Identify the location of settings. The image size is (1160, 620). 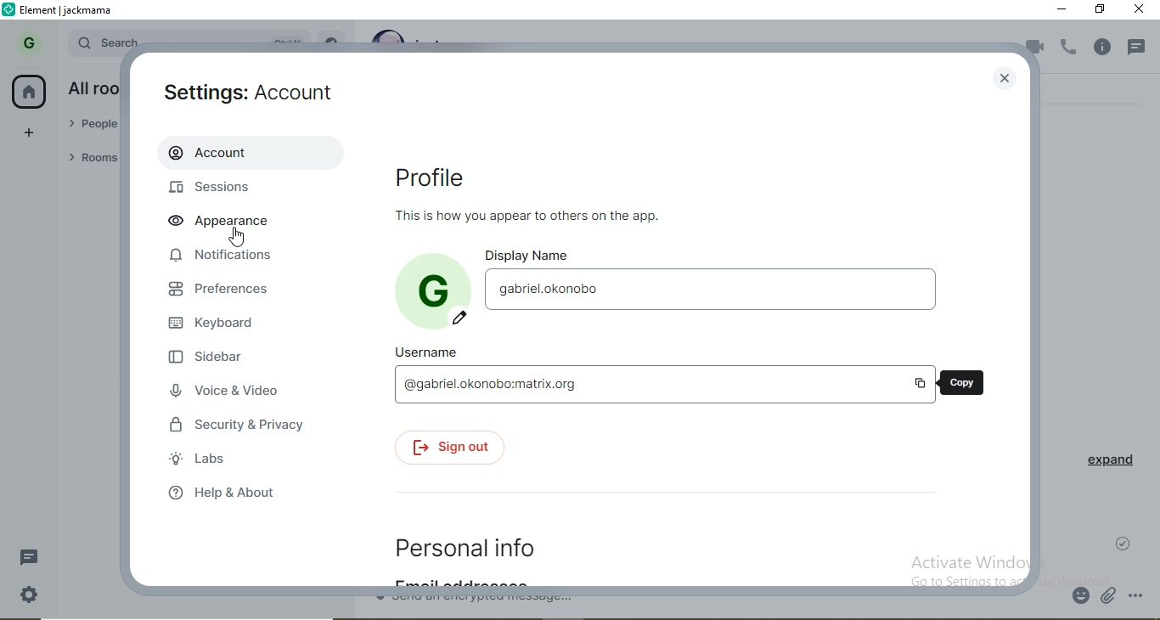
(29, 595).